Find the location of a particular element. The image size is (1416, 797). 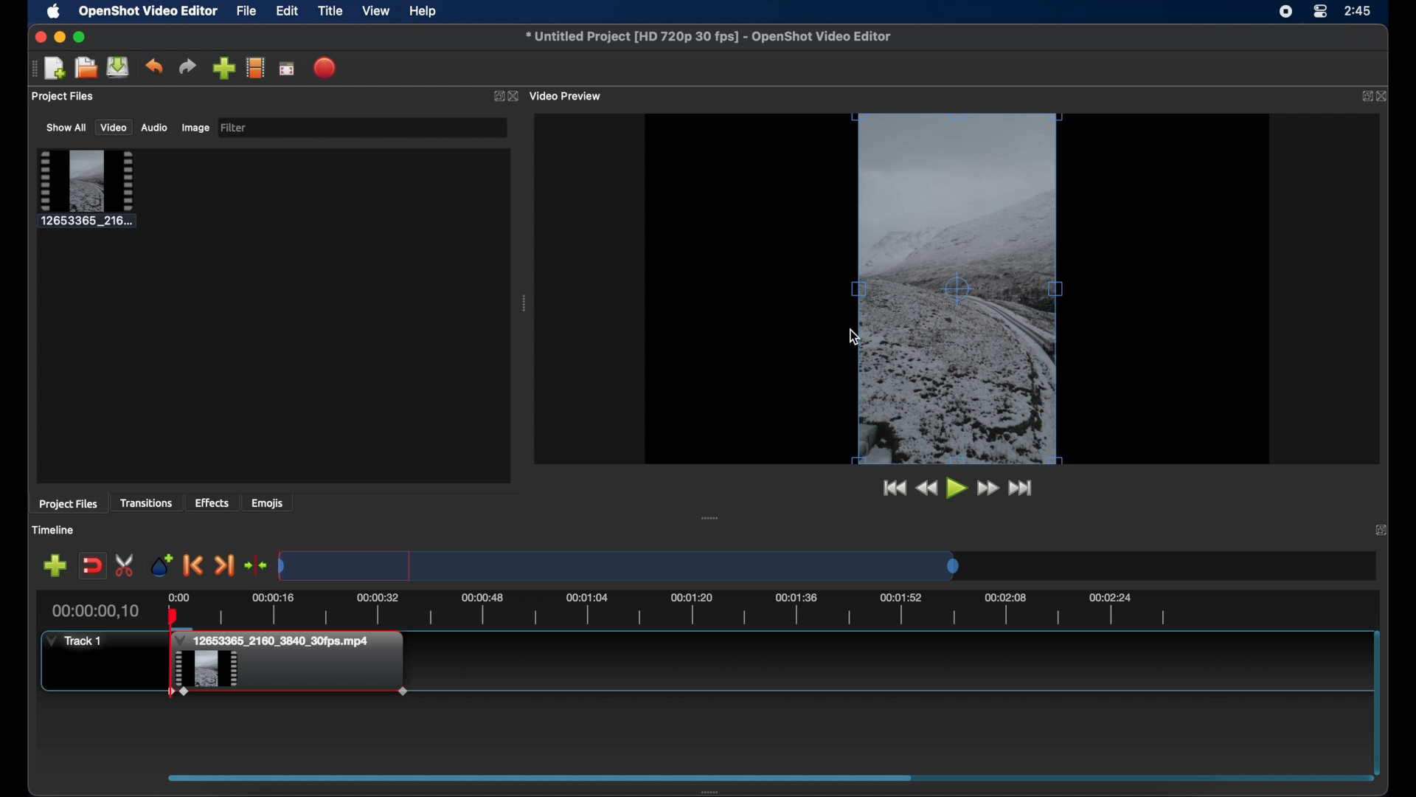

project files is located at coordinates (64, 97).